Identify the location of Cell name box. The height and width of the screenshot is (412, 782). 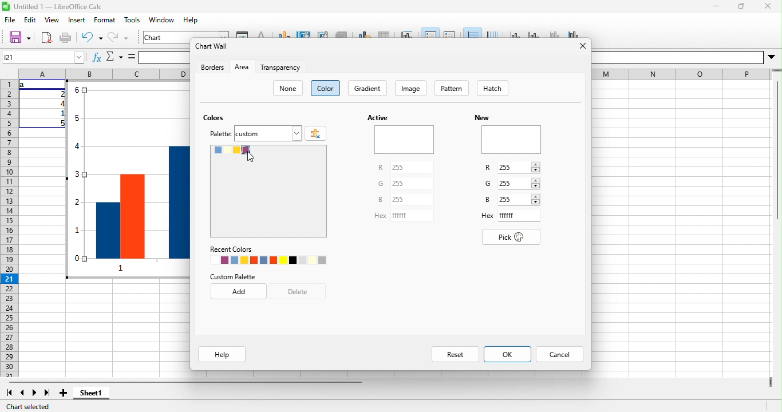
(44, 57).